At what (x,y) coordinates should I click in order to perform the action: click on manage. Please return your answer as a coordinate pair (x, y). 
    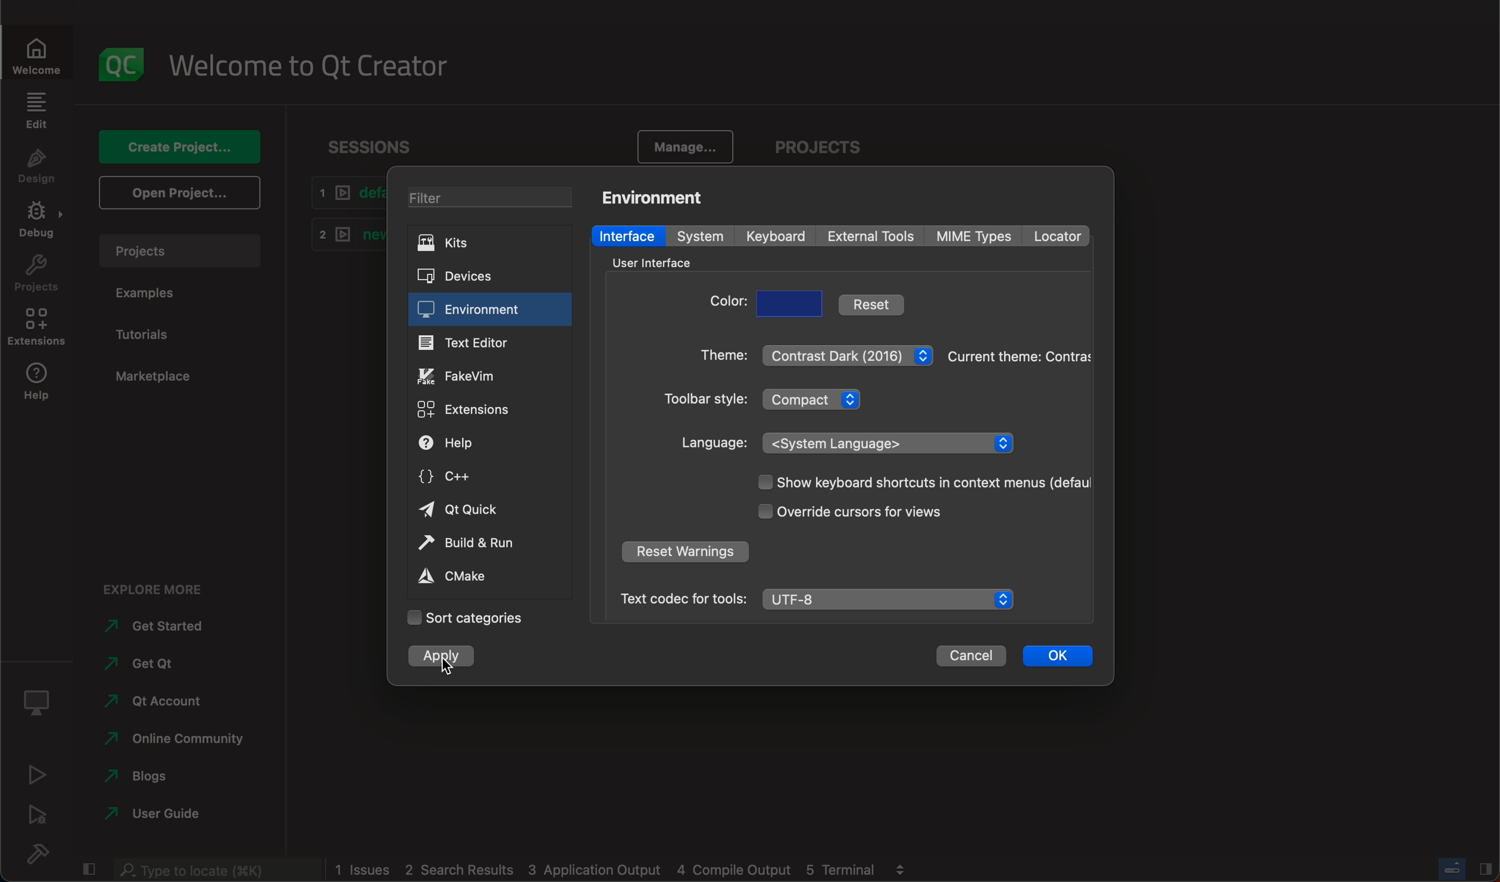
    Looking at the image, I should click on (687, 144).